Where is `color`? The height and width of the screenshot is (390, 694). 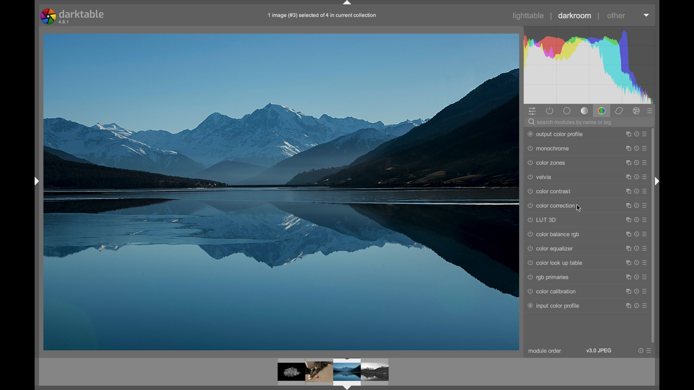
color is located at coordinates (602, 110).